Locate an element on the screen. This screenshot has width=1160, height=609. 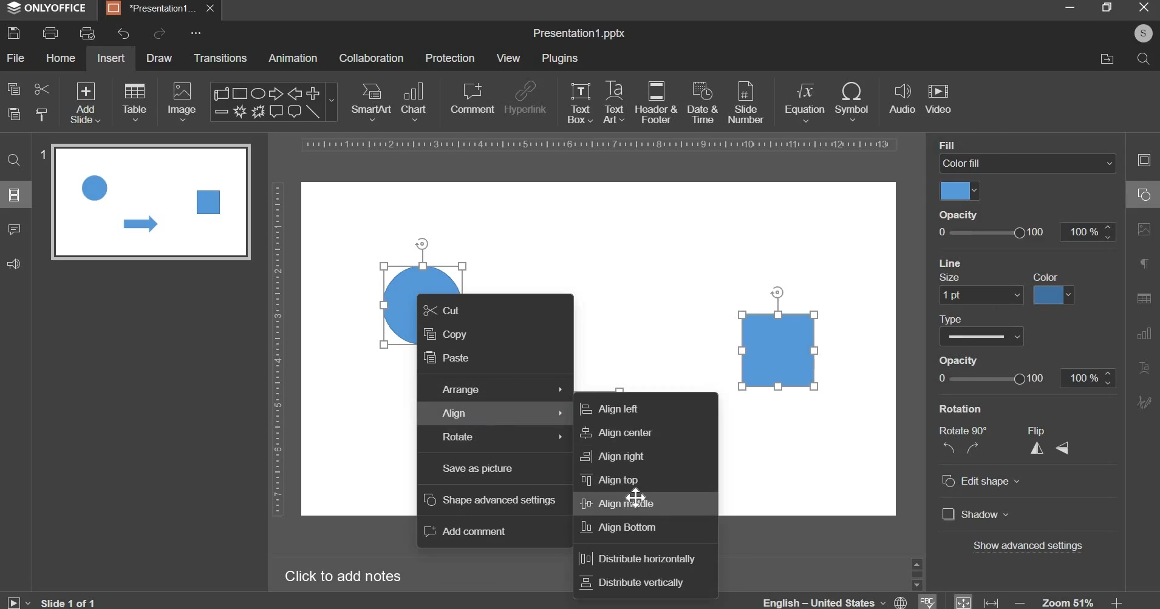
slide number is located at coordinates (745, 101).